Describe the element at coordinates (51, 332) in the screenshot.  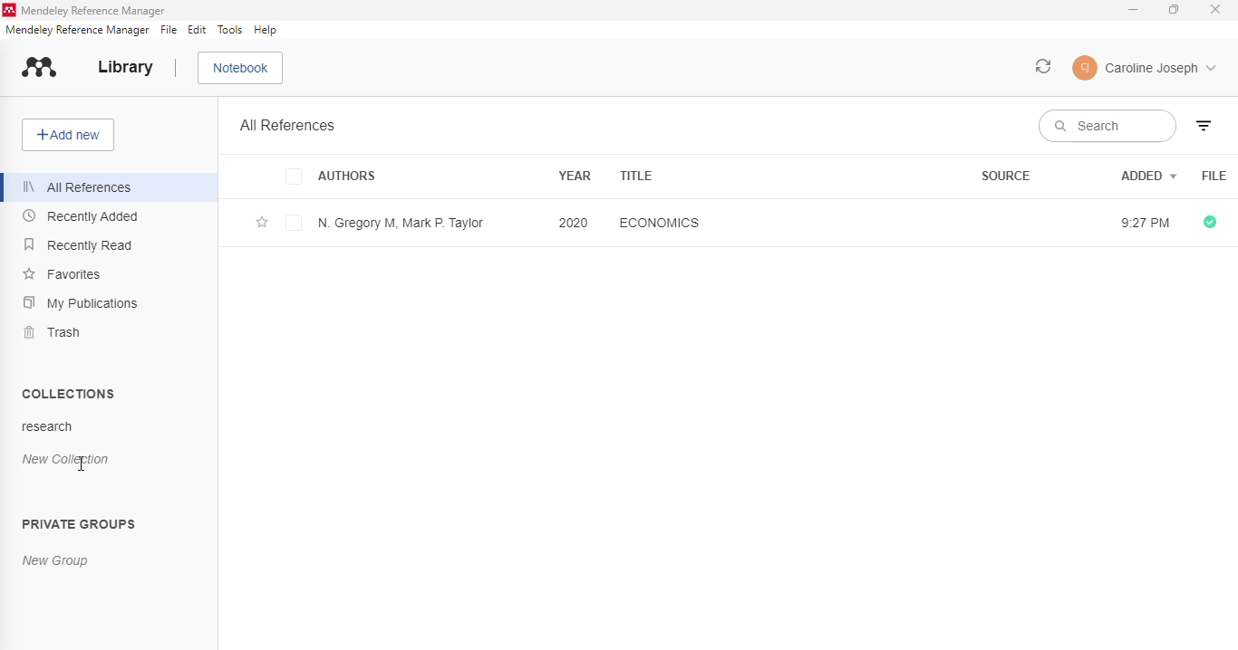
I see `trash` at that location.